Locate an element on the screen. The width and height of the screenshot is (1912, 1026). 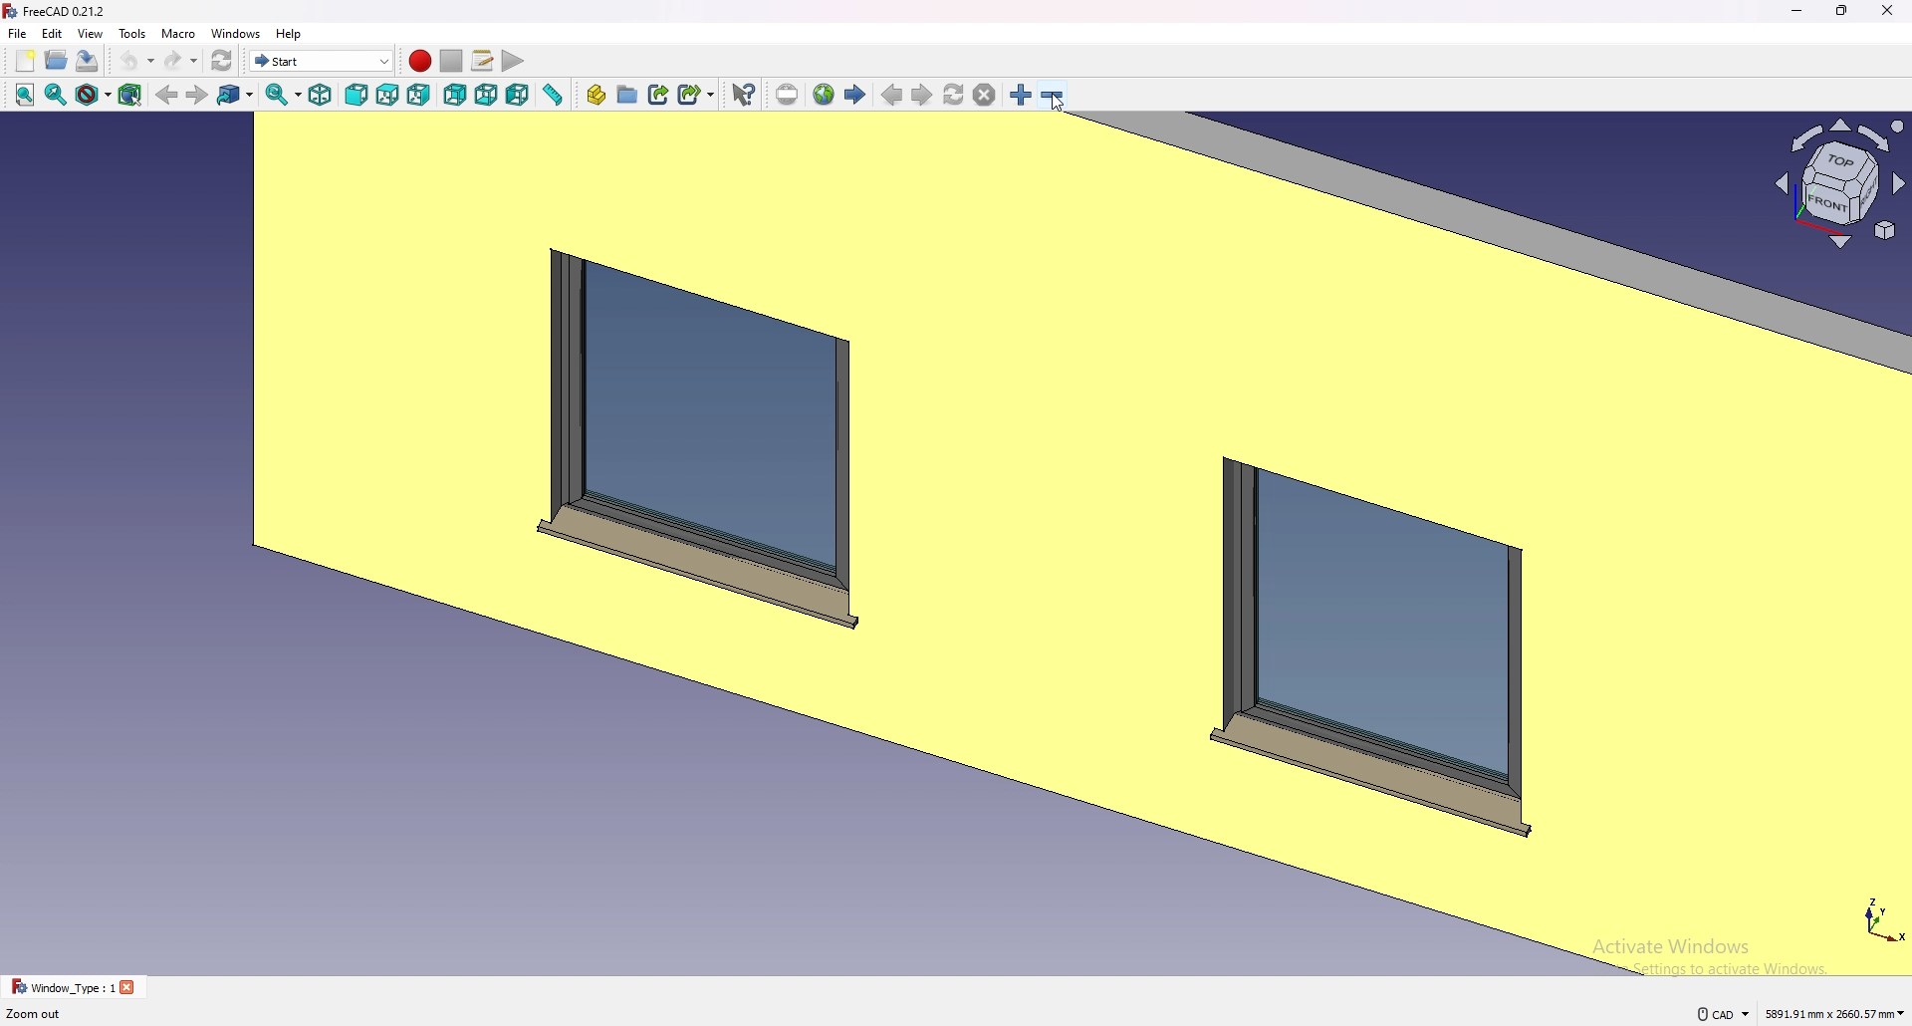
bounding box is located at coordinates (129, 96).